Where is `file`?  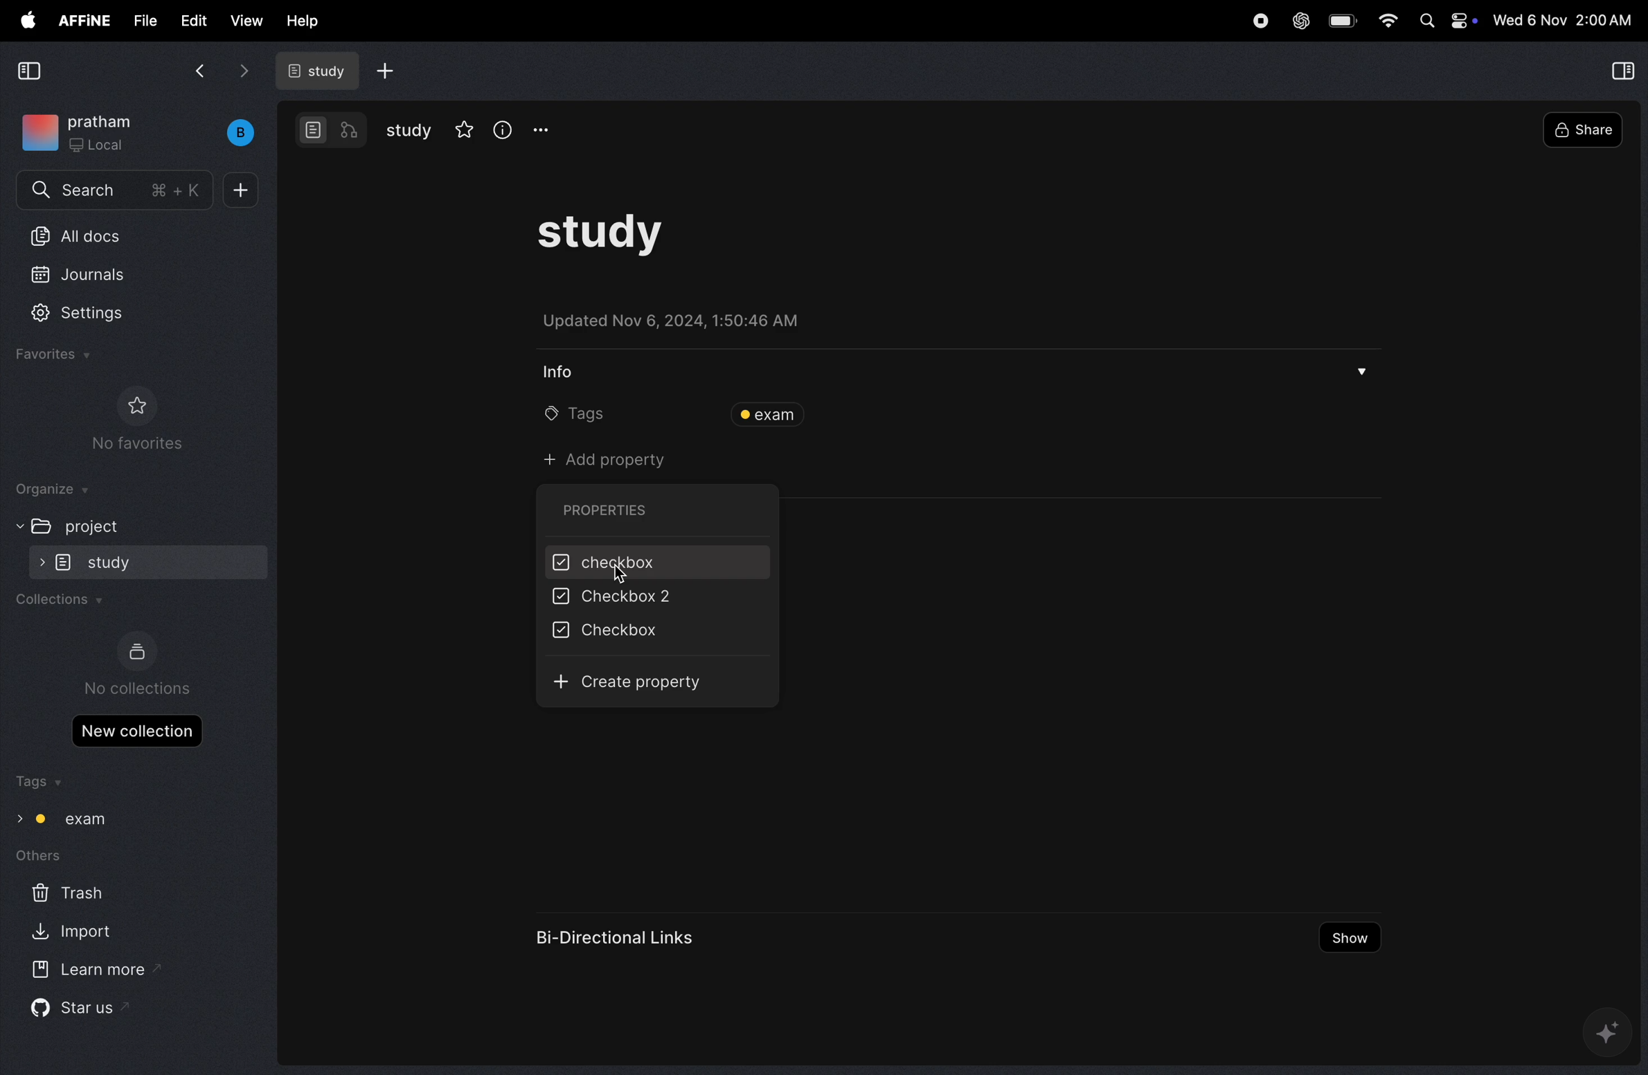 file is located at coordinates (147, 21).